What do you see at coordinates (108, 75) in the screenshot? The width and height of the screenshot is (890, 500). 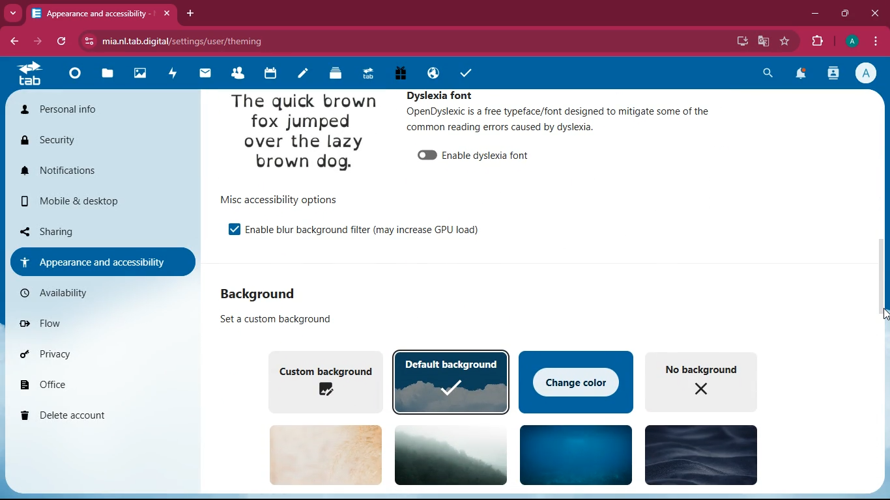 I see `files` at bounding box center [108, 75].